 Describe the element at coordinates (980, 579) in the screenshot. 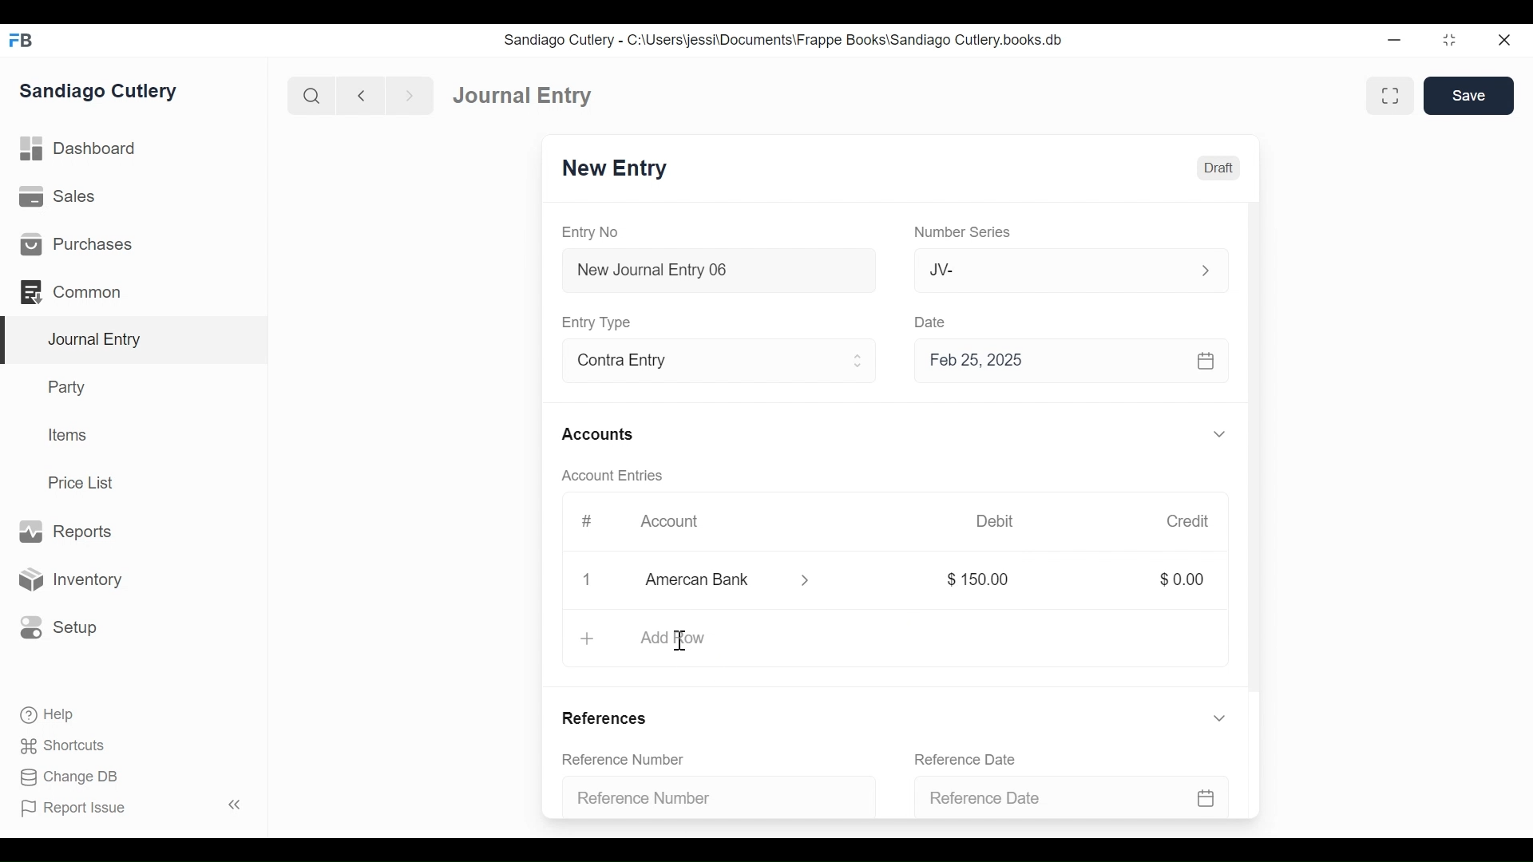

I see `$ 150.00` at that location.